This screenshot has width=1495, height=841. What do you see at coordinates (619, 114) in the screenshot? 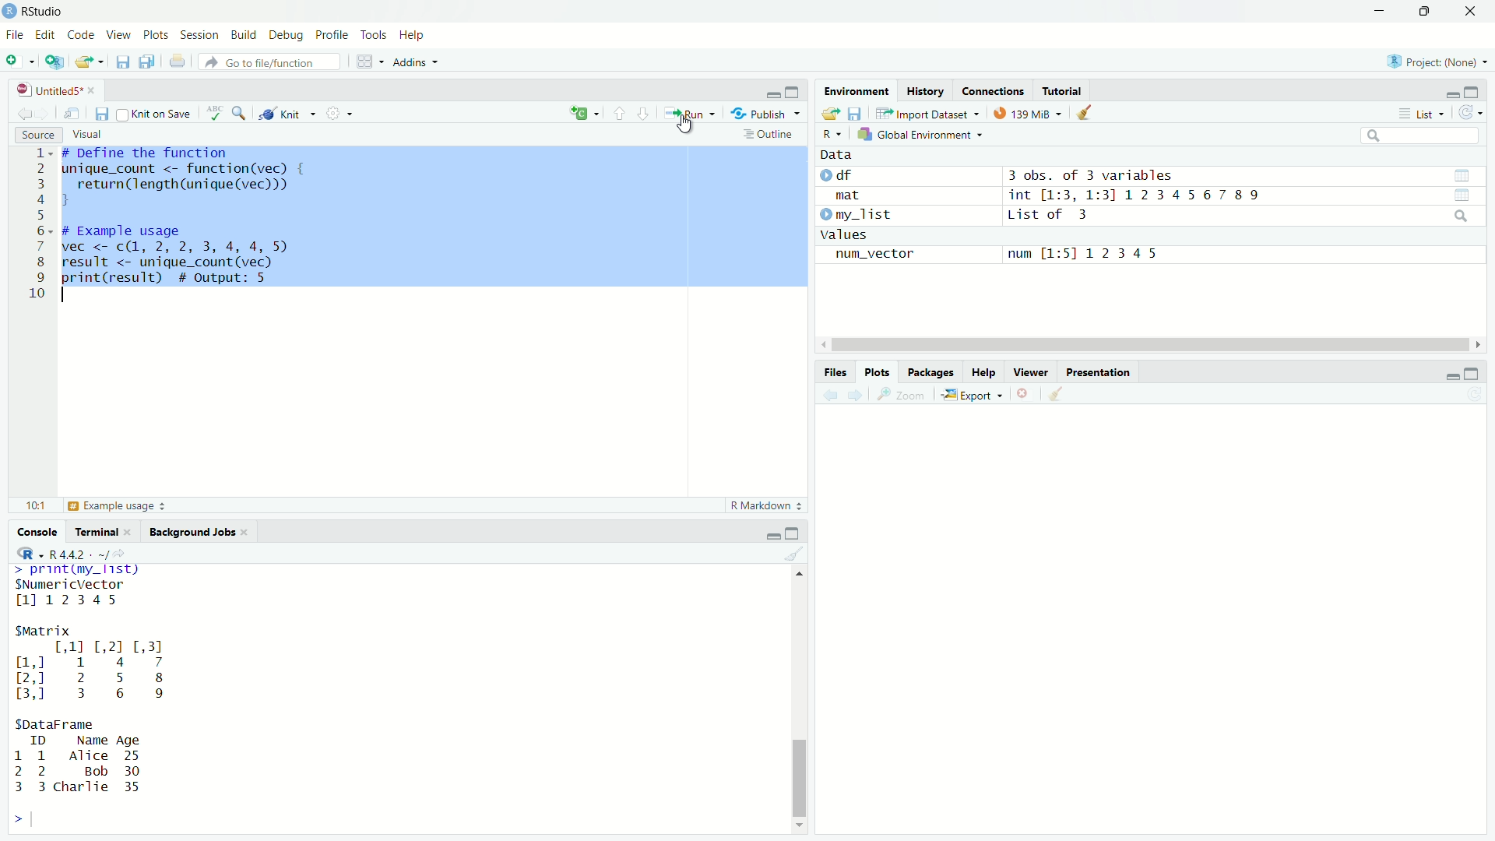
I see `previous section` at bounding box center [619, 114].